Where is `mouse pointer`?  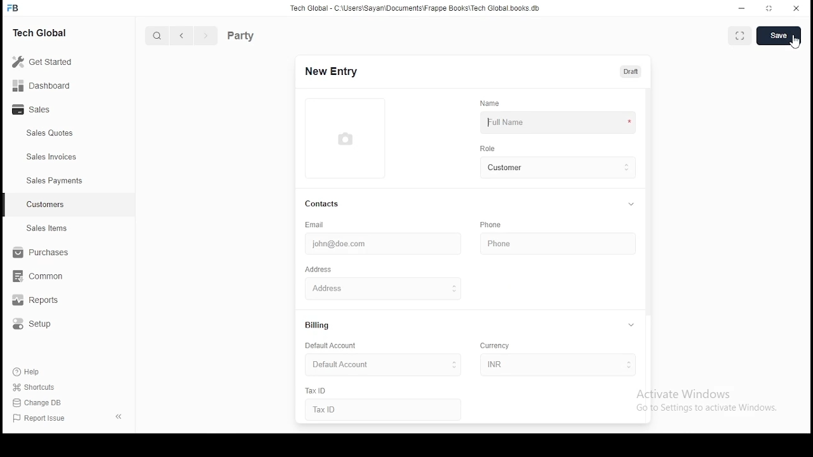 mouse pointer is located at coordinates (794, 43).